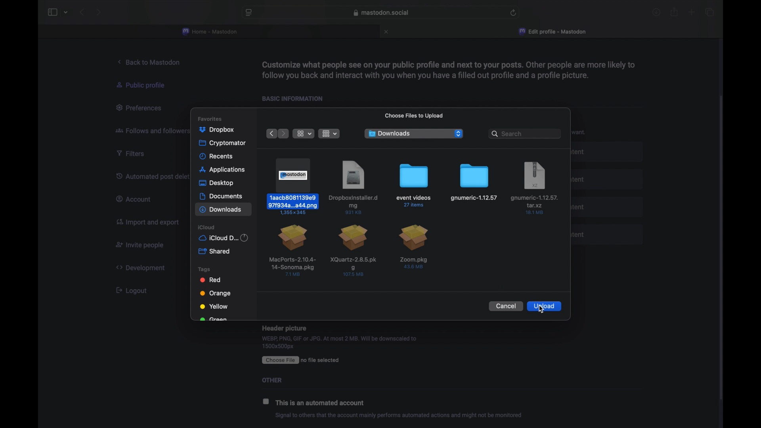 This screenshot has width=761, height=428. I want to click on choose files to upload, so click(414, 115).